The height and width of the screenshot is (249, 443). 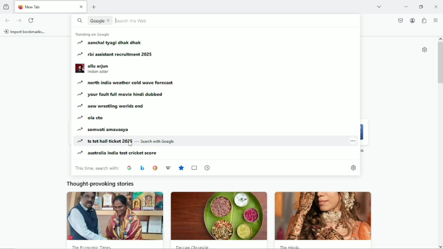 I want to click on fire fox logo, so click(x=21, y=8).